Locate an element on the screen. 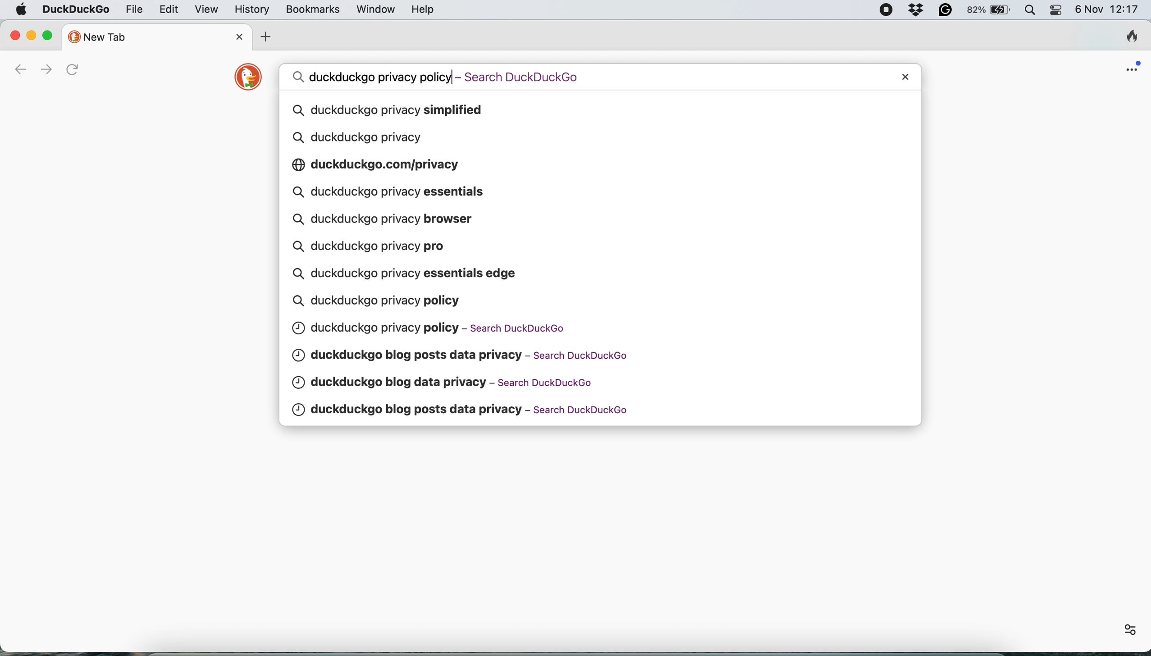 This screenshot has height=656, width=1151. close is located at coordinates (908, 76).